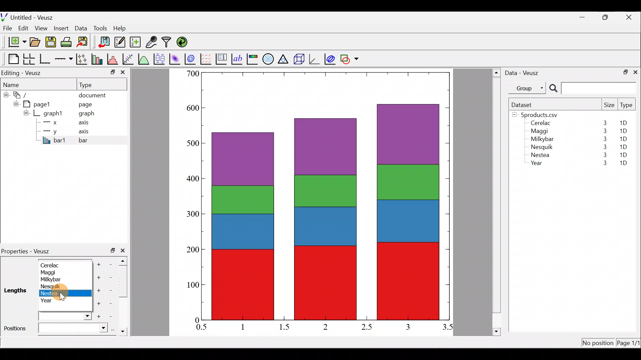 The height and width of the screenshot is (360, 641). What do you see at coordinates (98, 278) in the screenshot?
I see `Add another item` at bounding box center [98, 278].